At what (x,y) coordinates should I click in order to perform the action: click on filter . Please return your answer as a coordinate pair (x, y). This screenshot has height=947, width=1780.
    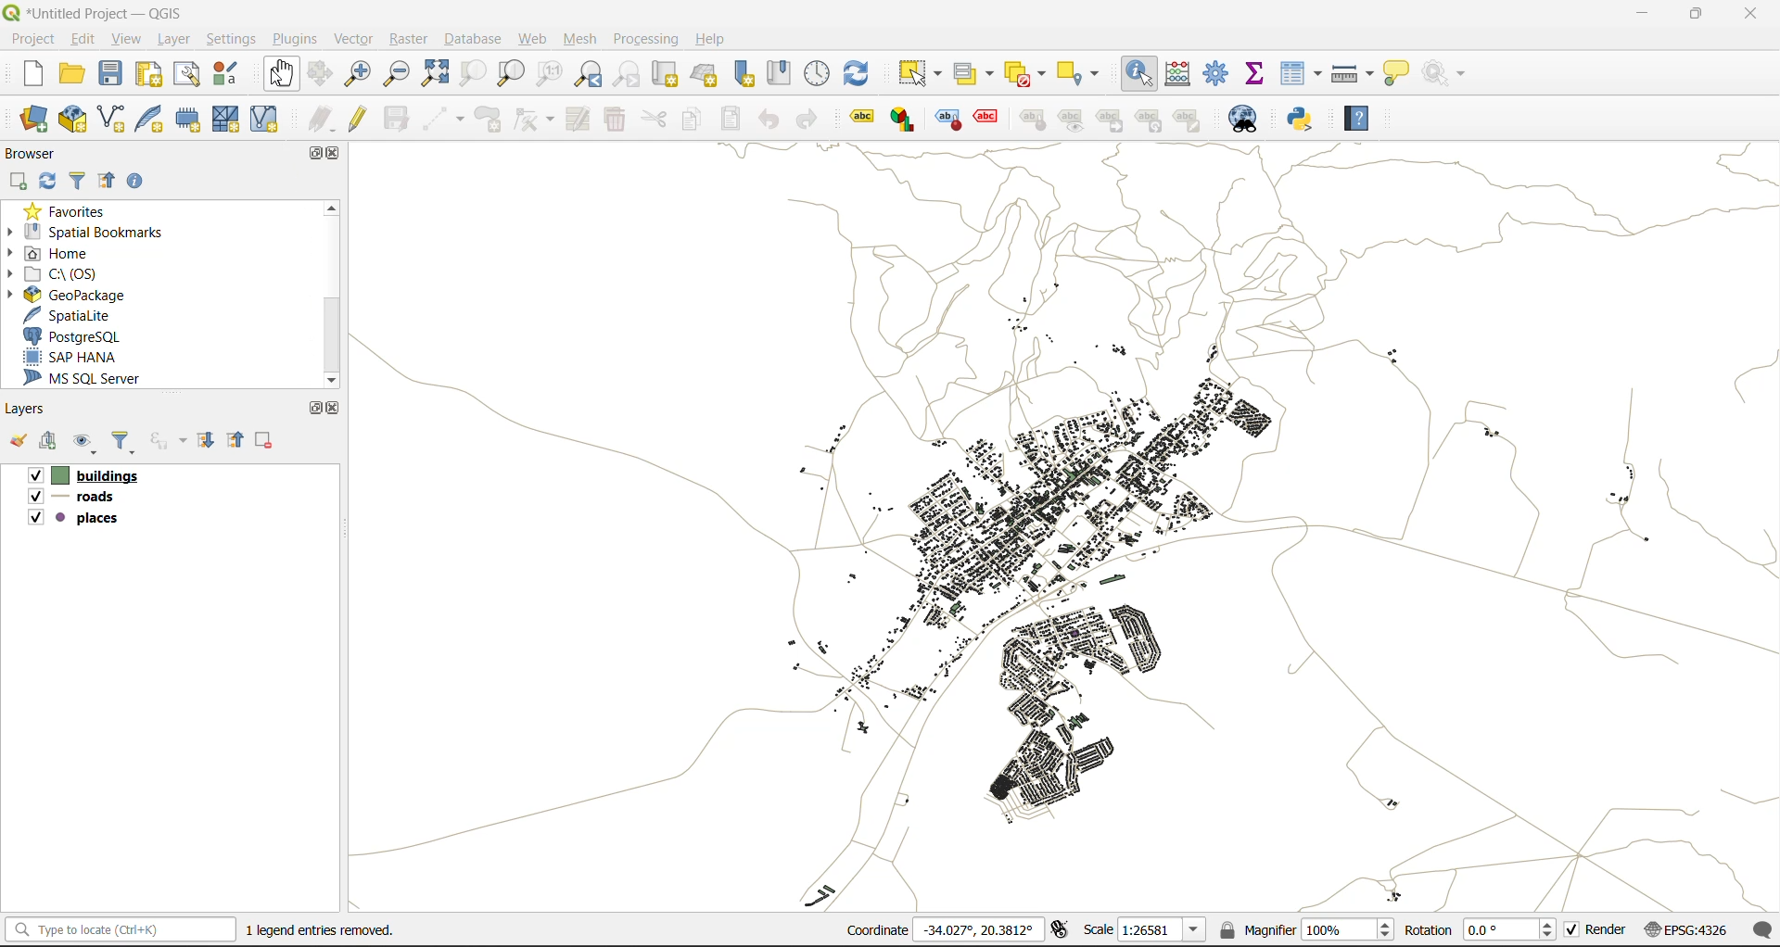
    Looking at the image, I should click on (128, 442).